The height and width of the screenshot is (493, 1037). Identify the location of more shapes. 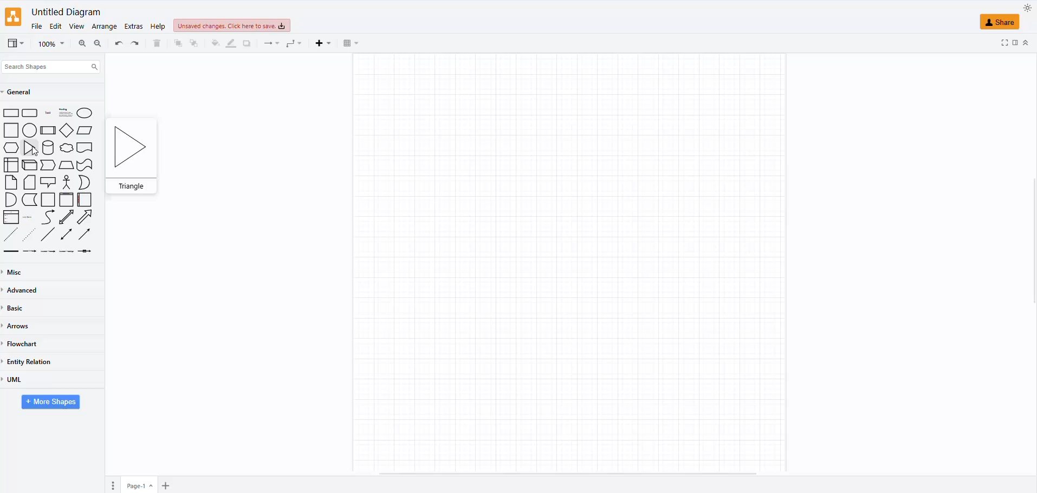
(51, 403).